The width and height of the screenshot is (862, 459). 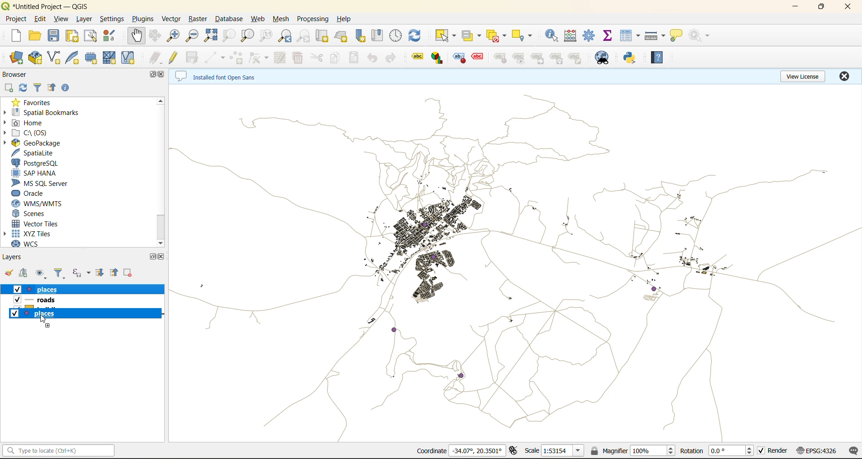 What do you see at coordinates (112, 59) in the screenshot?
I see `mesh layer` at bounding box center [112, 59].